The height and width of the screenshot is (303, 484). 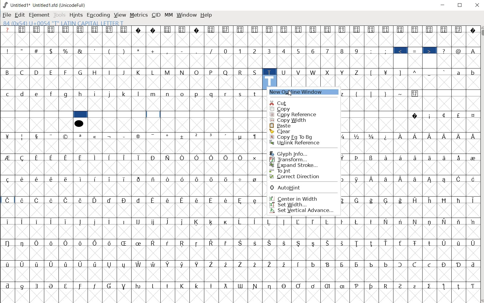 I want to click on Symbol, so click(x=285, y=221).